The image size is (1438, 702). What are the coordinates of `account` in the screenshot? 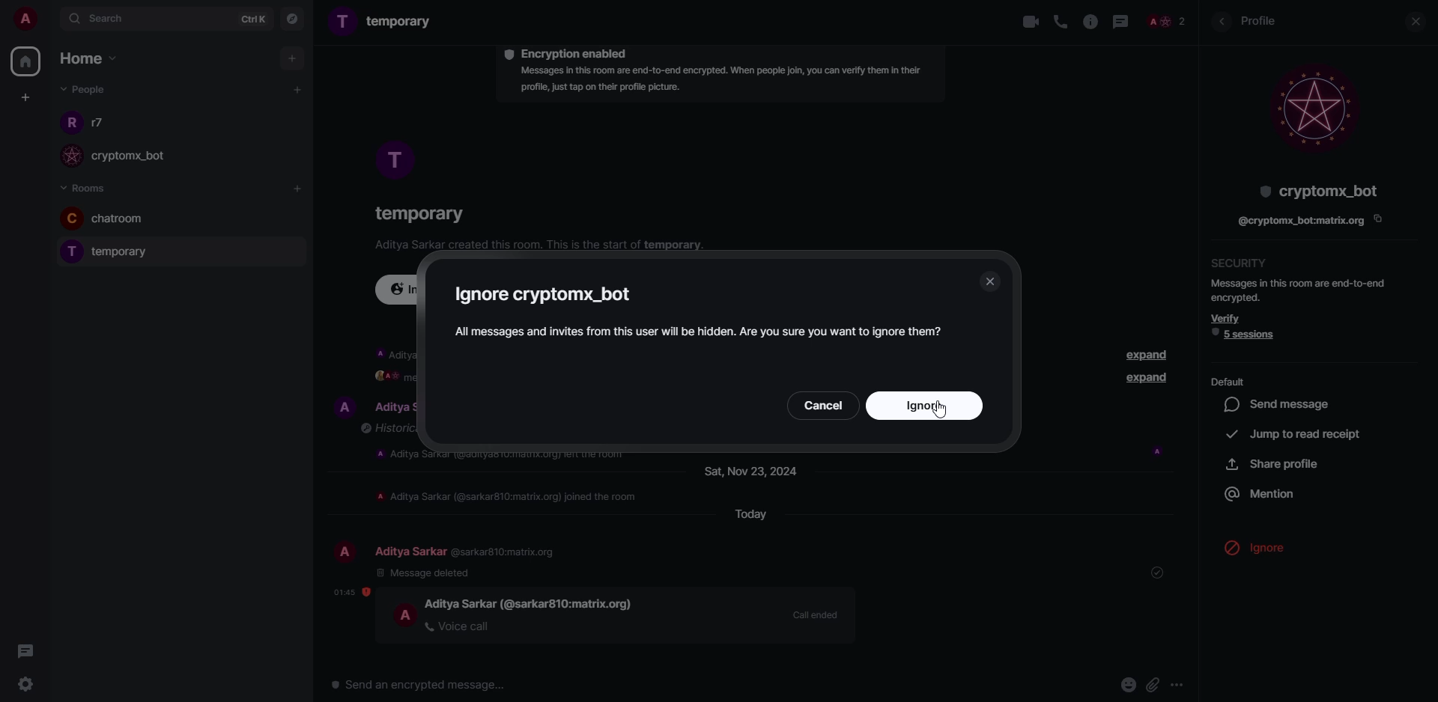 It's located at (27, 20).